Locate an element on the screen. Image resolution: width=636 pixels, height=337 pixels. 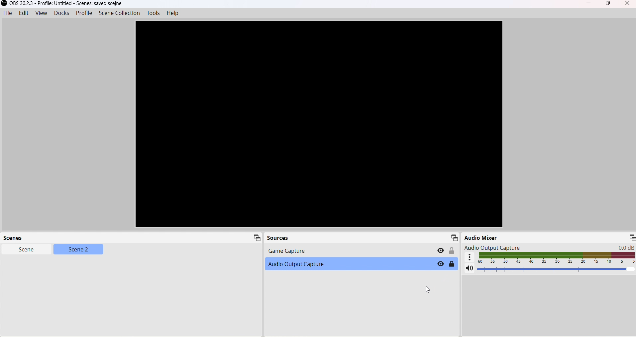
View is located at coordinates (41, 13).